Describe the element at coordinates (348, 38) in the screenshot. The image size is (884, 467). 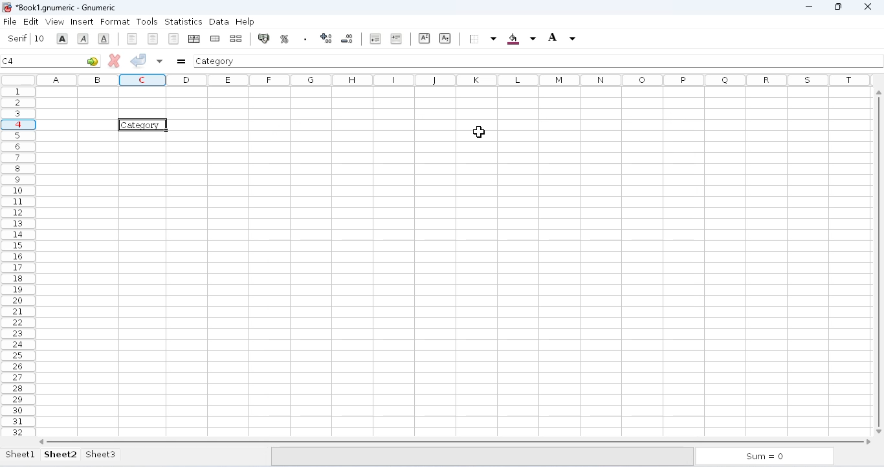
I see `increase the number of decimals displayed` at that location.